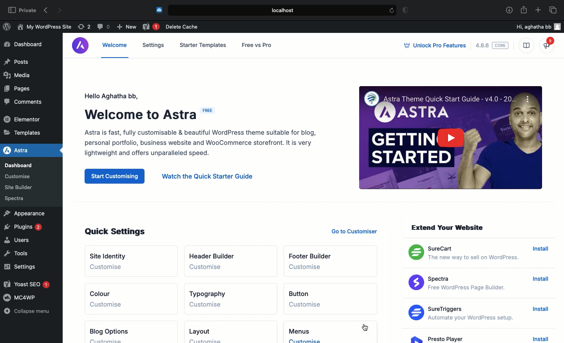 The image size is (564, 343). Describe the element at coordinates (208, 304) in the screenshot. I see `Customise` at that location.